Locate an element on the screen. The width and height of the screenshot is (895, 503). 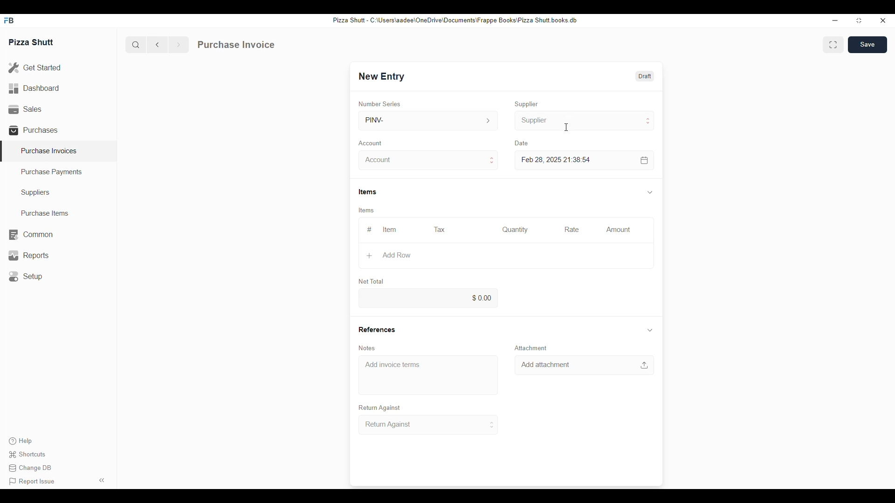
close is located at coordinates (883, 21).